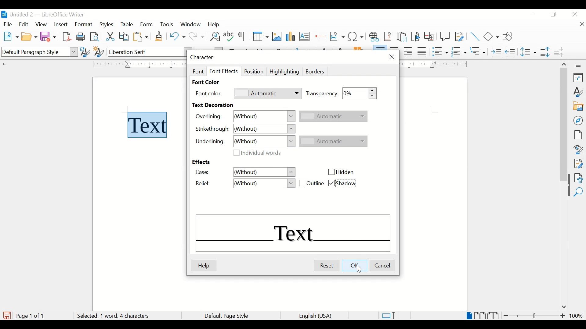 This screenshot has width=586, height=329. What do you see at coordinates (147, 25) in the screenshot?
I see `form` at bounding box center [147, 25].